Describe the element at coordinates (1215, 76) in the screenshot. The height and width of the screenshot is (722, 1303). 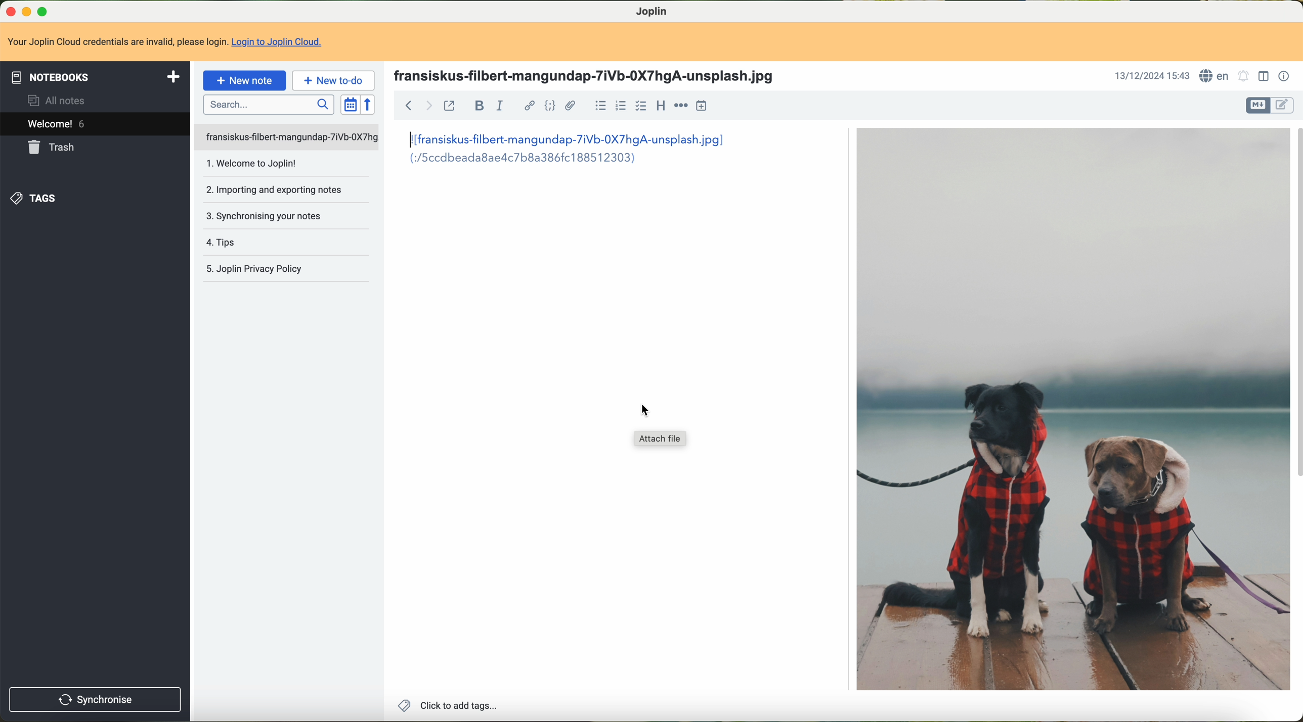
I see `language` at that location.